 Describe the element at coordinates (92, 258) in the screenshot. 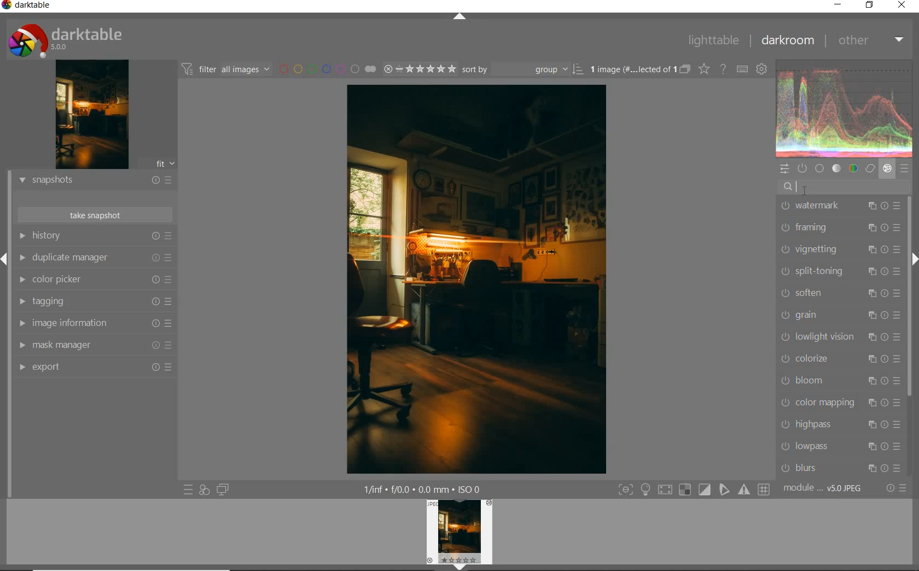

I see `duplicate manager` at that location.